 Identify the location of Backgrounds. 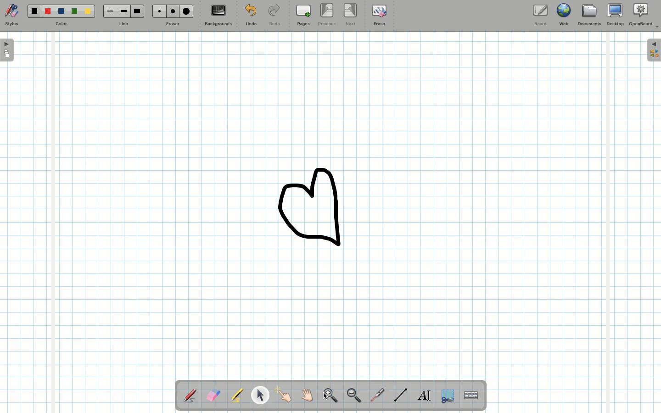
(218, 15).